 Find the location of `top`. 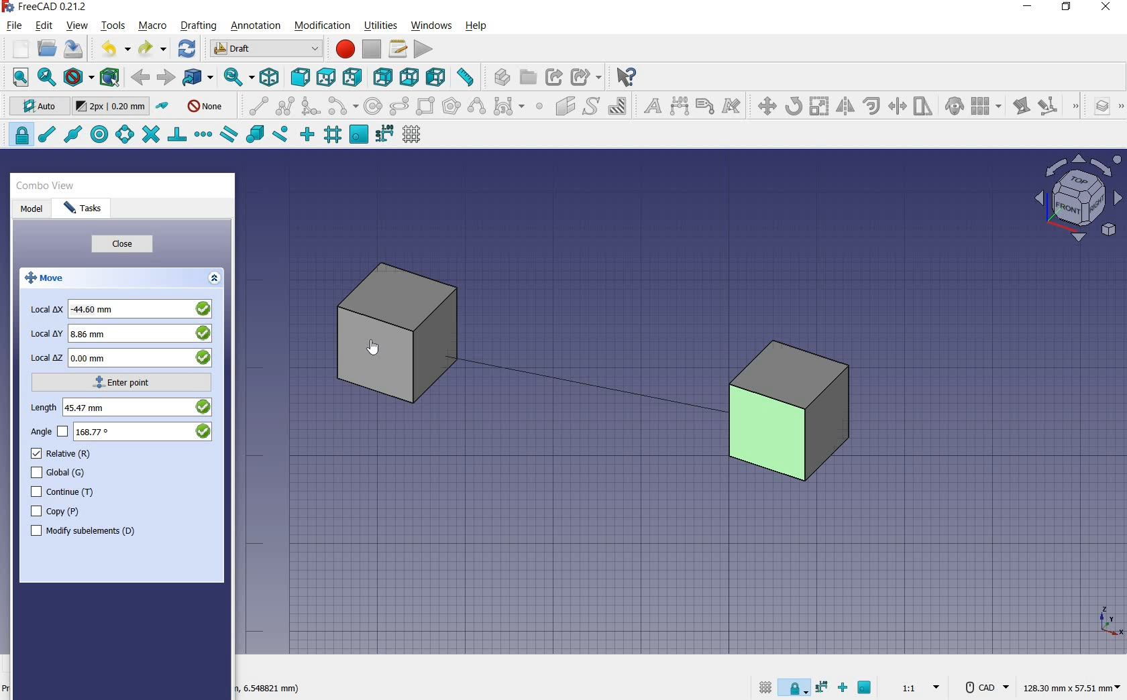

top is located at coordinates (328, 76).